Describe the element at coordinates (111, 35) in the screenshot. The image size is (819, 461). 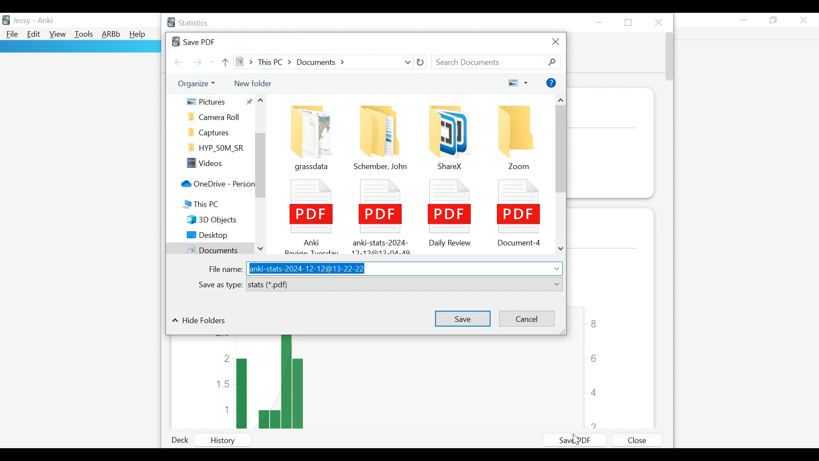
I see `Advanced Review Button bar` at that location.